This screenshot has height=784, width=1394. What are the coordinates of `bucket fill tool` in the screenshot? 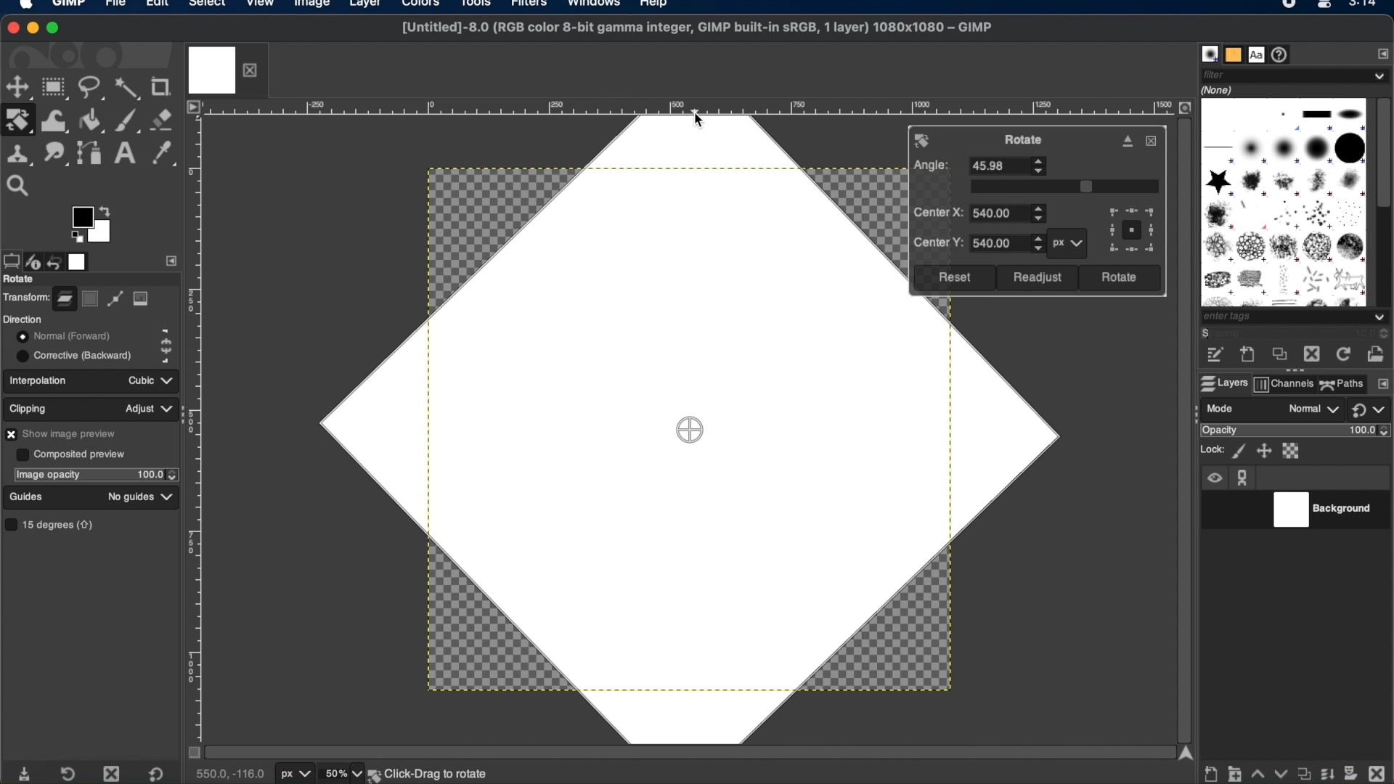 It's located at (92, 120).